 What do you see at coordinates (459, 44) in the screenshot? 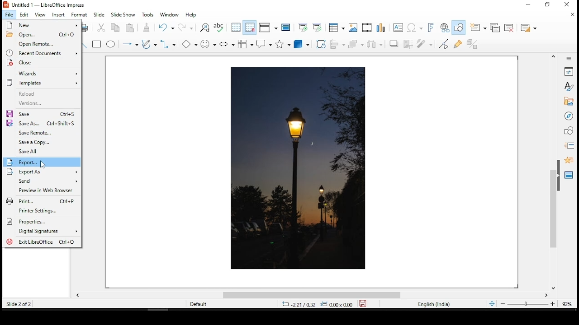
I see `show gluepoint functions` at bounding box center [459, 44].